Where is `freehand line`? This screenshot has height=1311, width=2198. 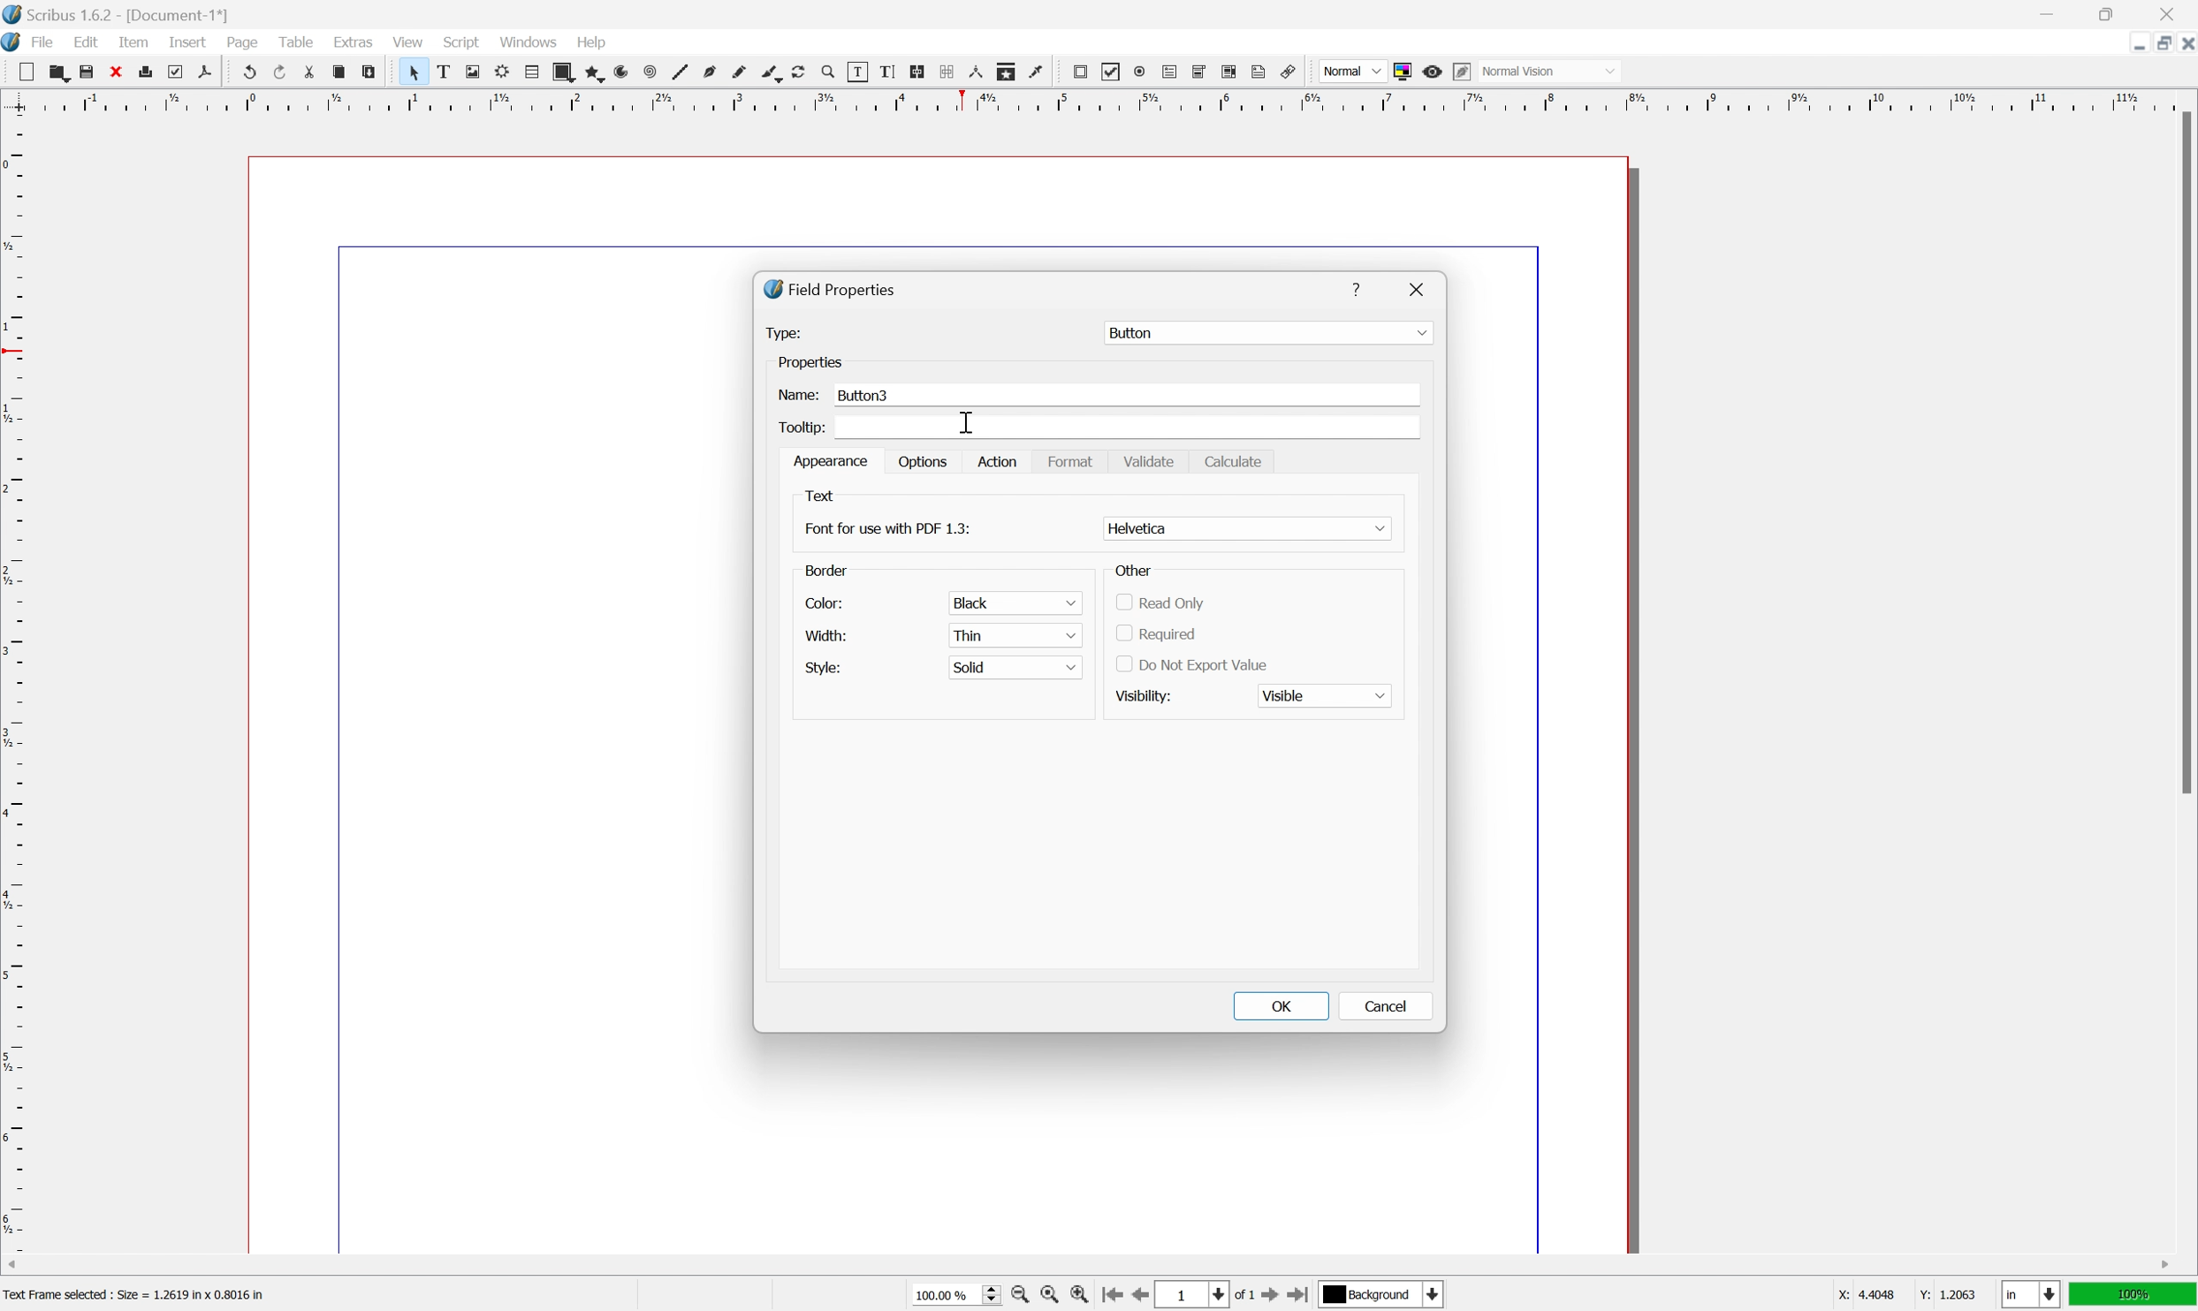 freehand line is located at coordinates (739, 72).